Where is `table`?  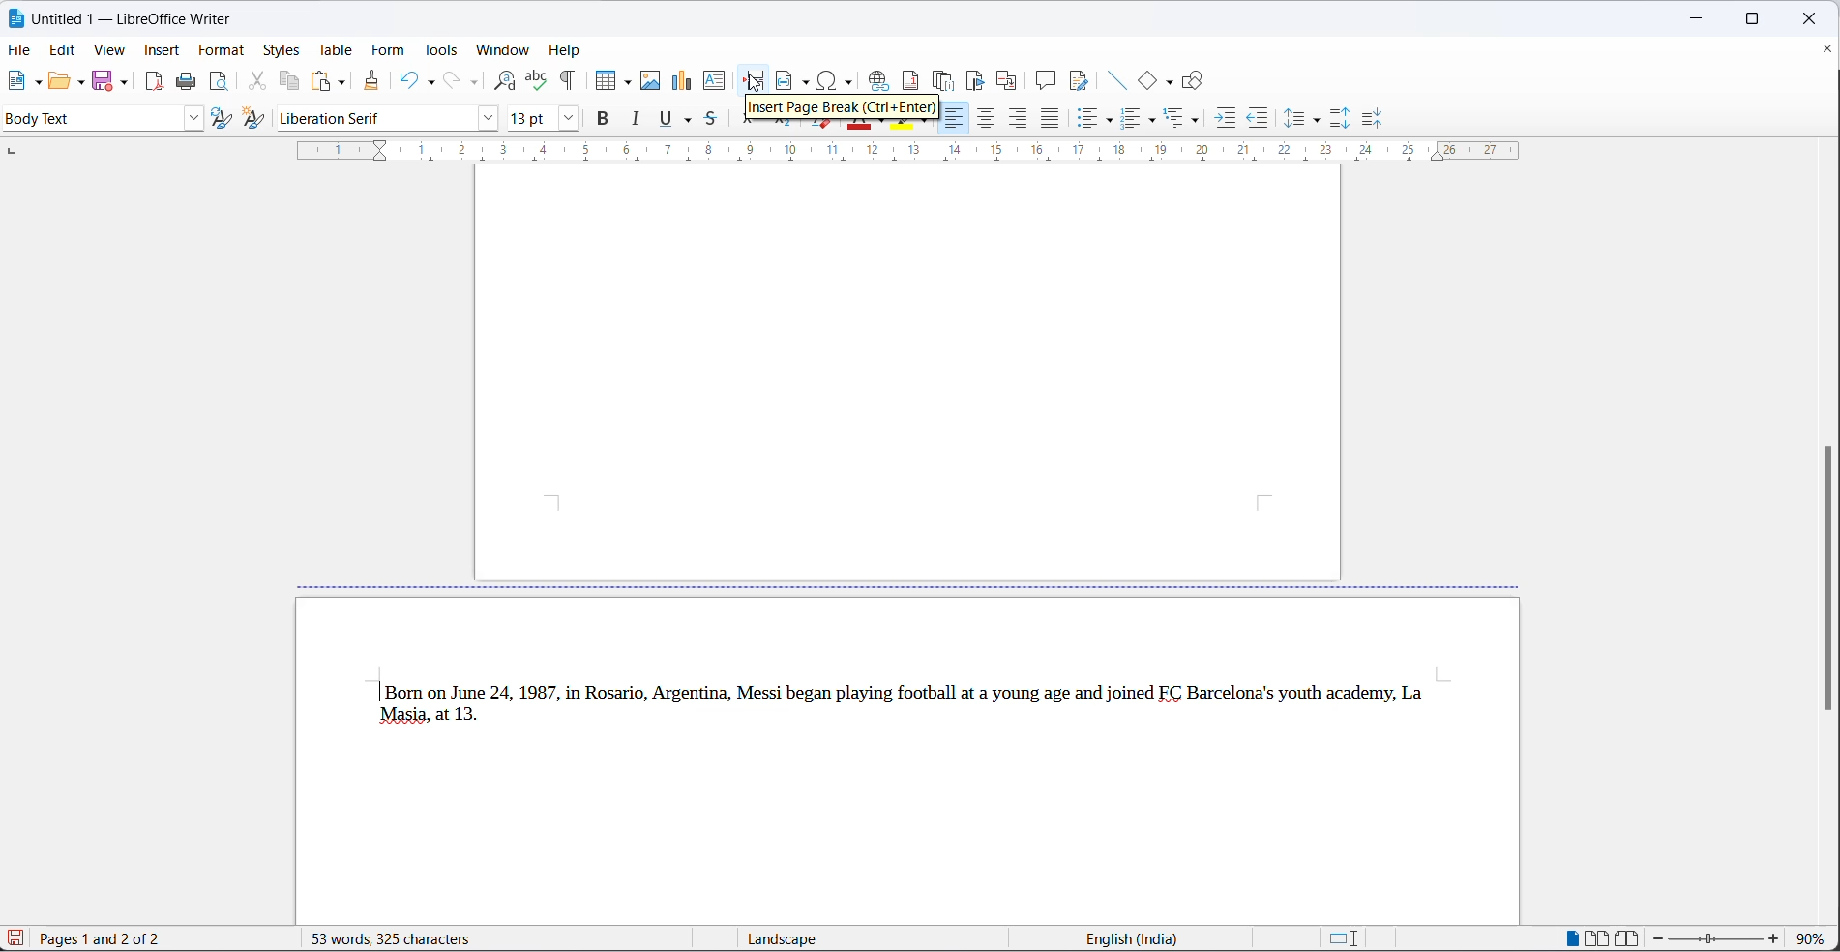
table is located at coordinates (340, 48).